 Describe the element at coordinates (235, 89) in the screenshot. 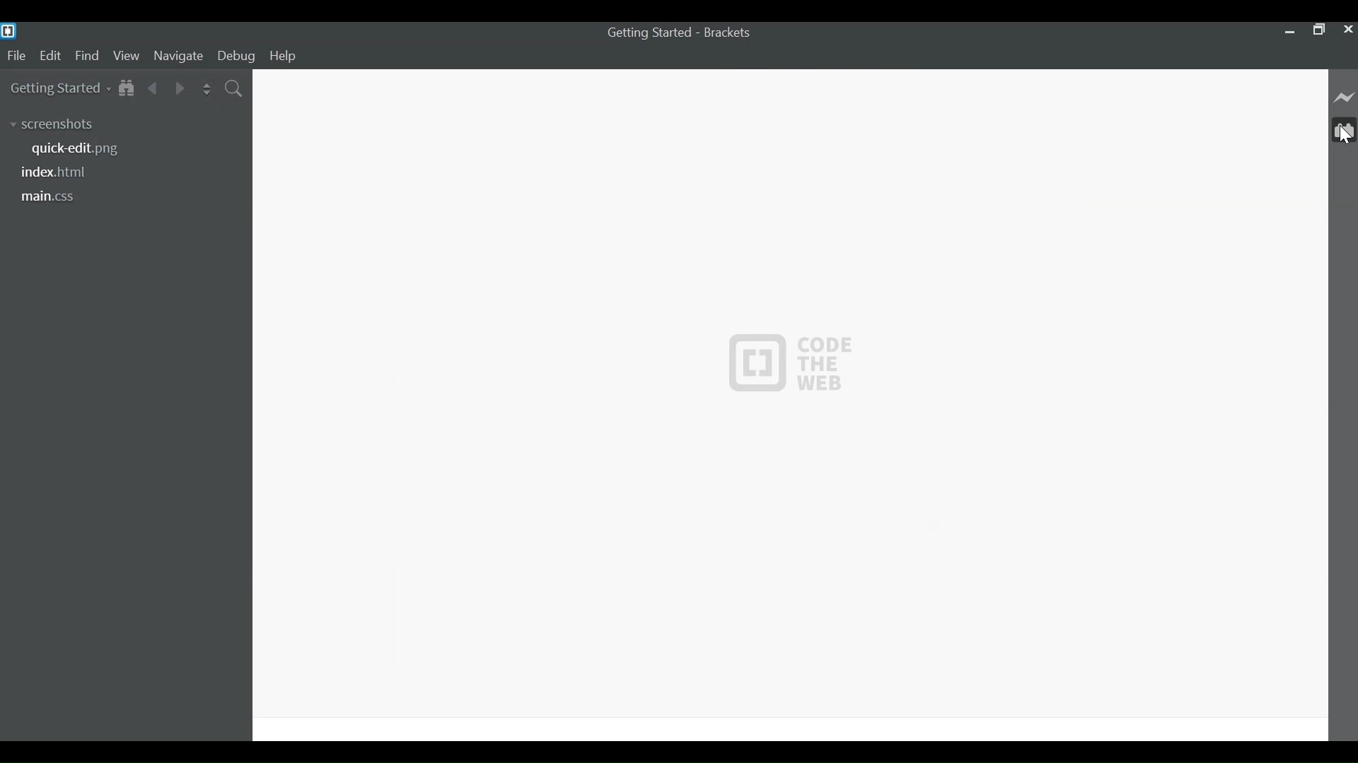

I see `Find in Files` at that location.